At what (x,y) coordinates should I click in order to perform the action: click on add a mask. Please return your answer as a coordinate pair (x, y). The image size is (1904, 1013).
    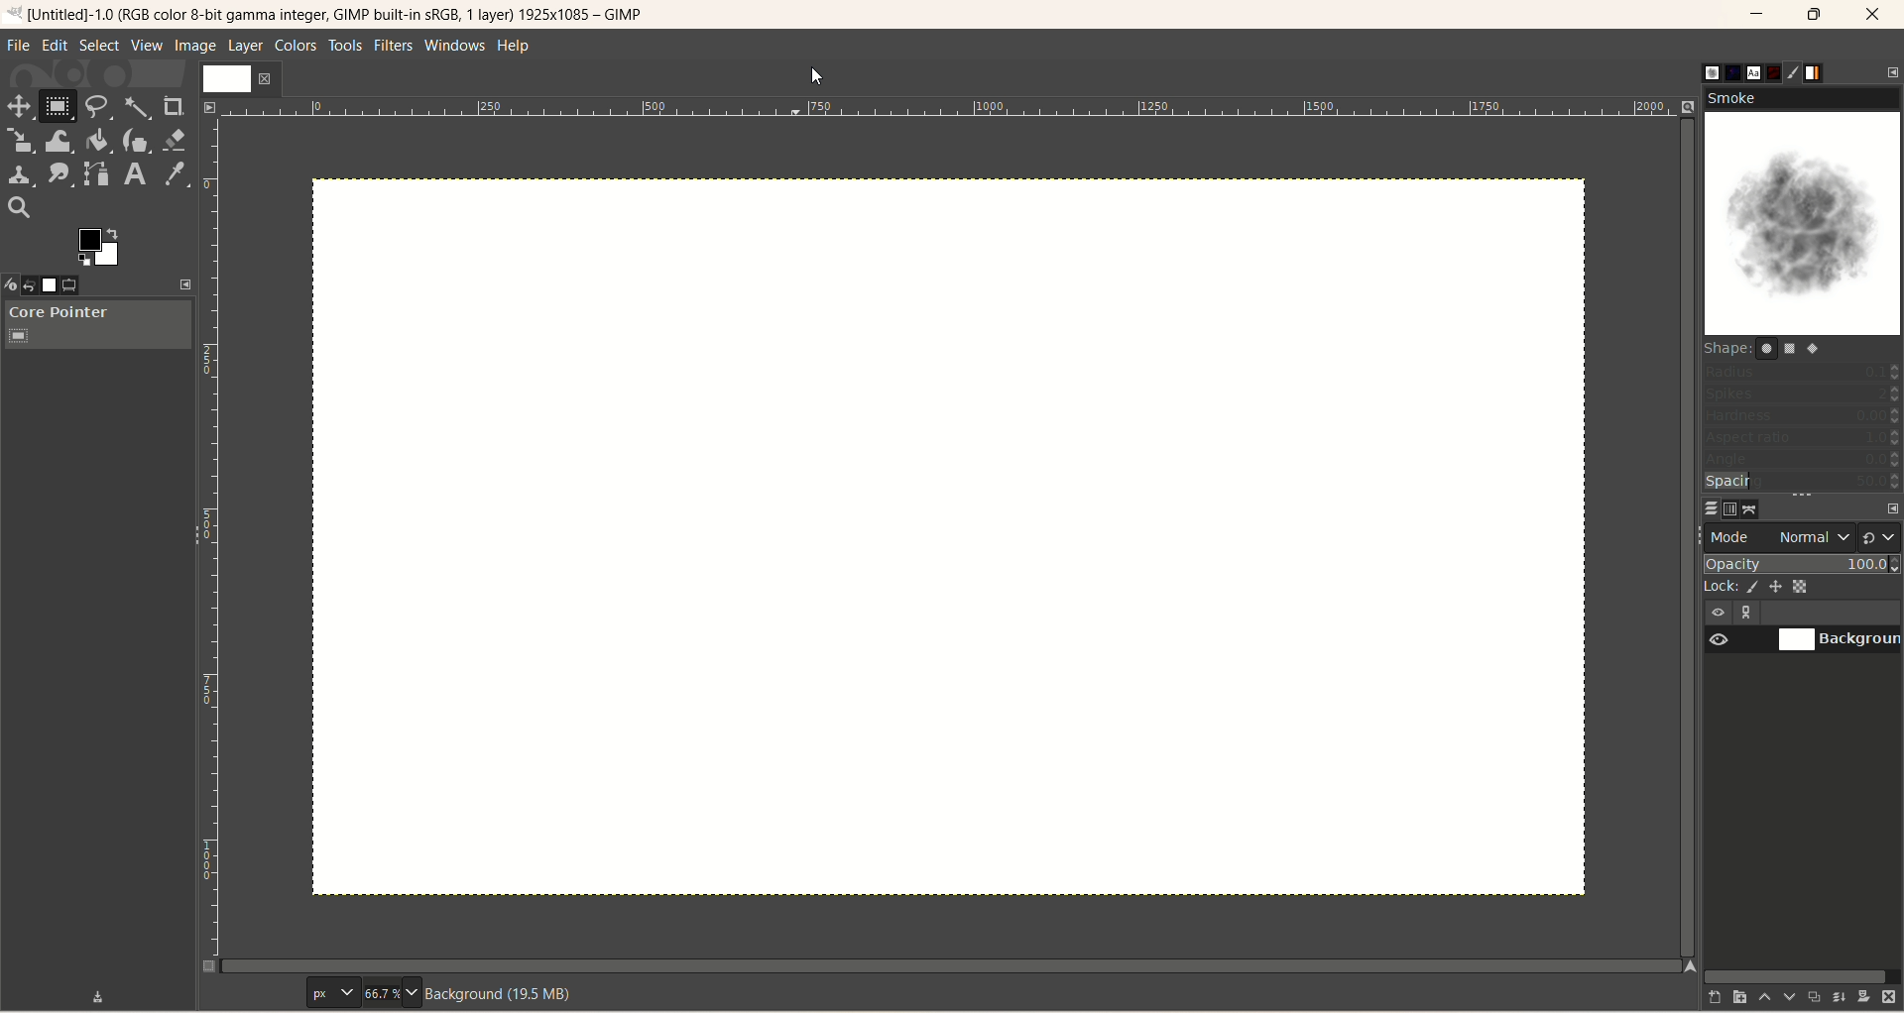
    Looking at the image, I should click on (1861, 997).